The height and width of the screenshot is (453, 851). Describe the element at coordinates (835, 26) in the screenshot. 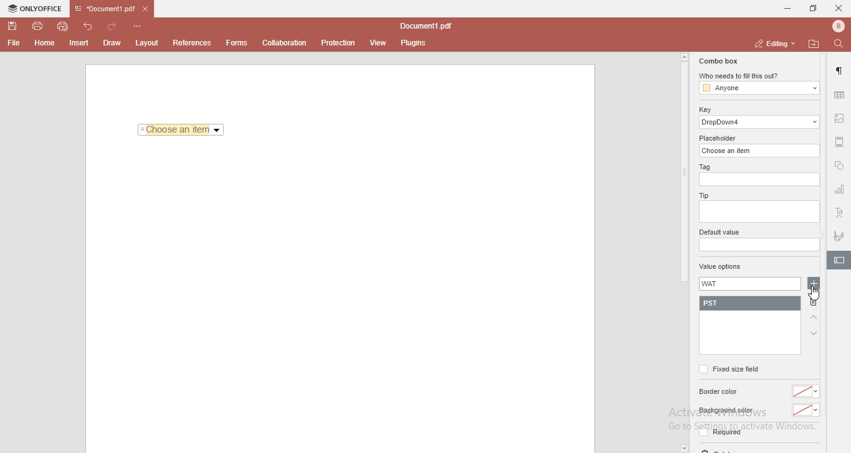

I see `bluetooth` at that location.